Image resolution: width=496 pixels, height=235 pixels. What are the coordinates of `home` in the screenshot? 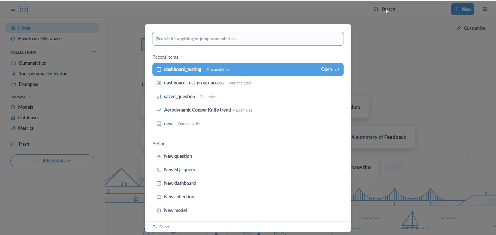 It's located at (48, 27).